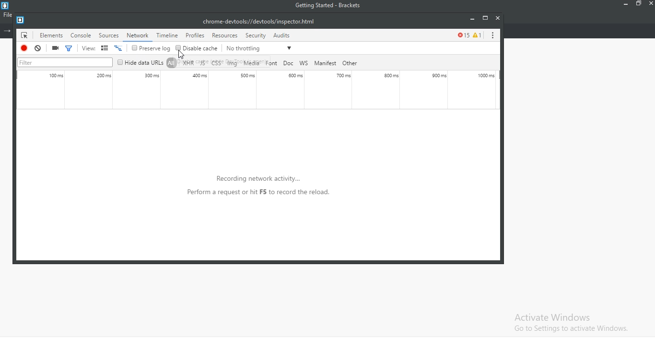  What do you see at coordinates (471, 19) in the screenshot?
I see `minimise` at bounding box center [471, 19].